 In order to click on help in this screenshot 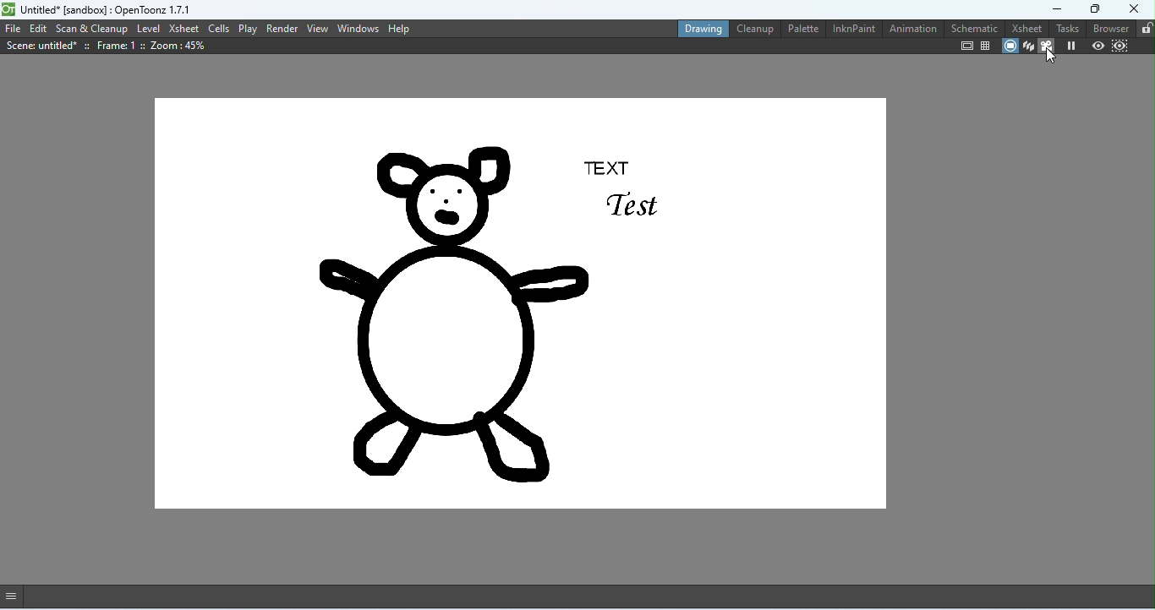, I will do `click(399, 28)`.